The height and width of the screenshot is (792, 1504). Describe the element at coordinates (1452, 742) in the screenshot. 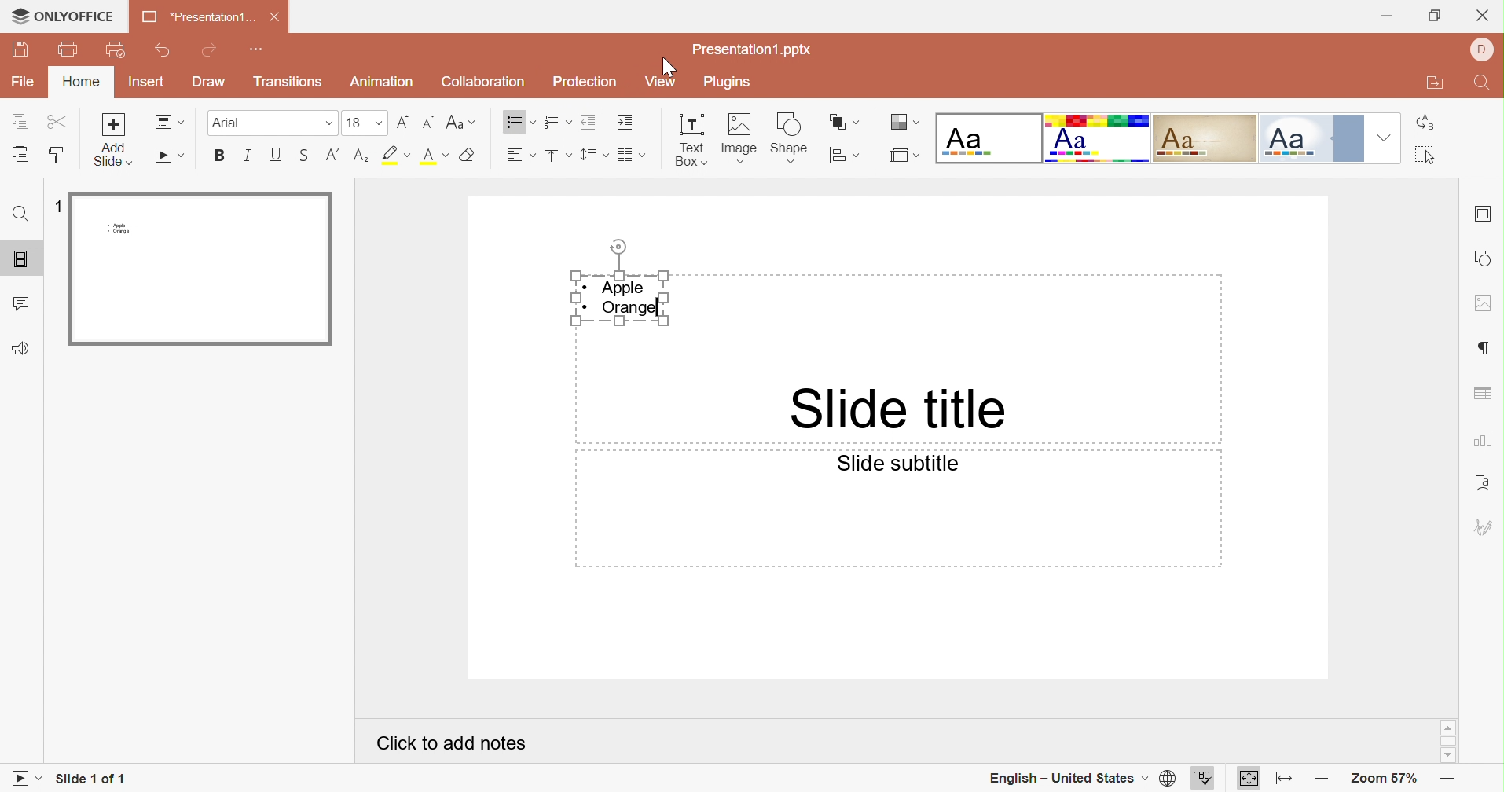

I see `Scroll Bar` at that location.